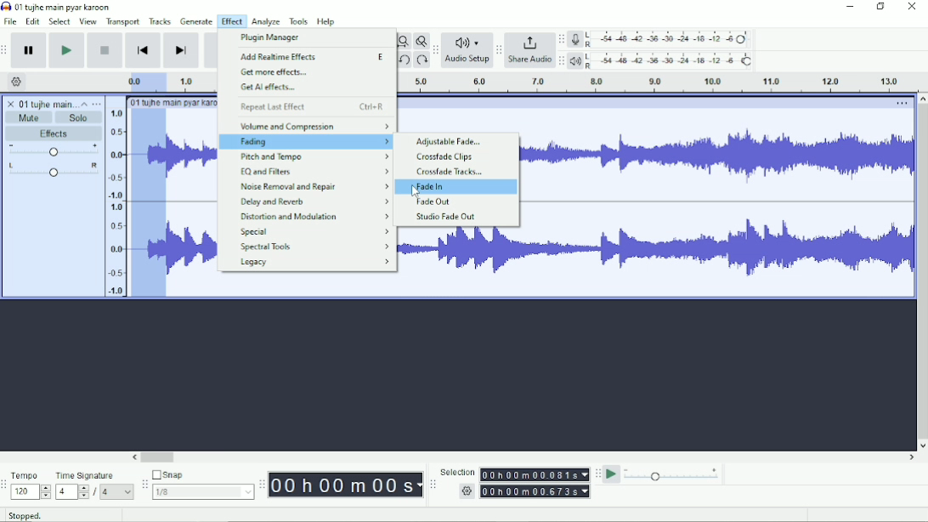 Image resolution: width=928 pixels, height=522 pixels. I want to click on Volume, so click(54, 151).